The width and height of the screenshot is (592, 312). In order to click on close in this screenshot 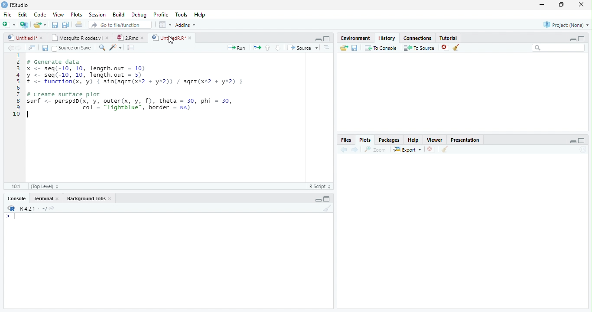, I will do `click(107, 38)`.